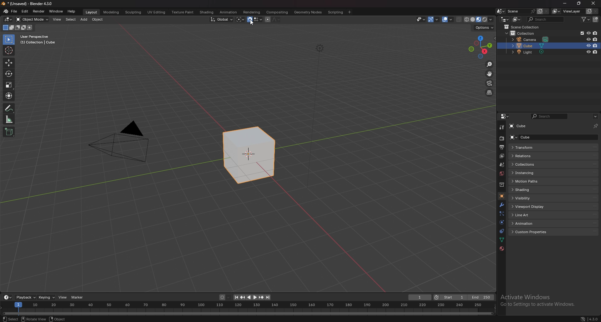 The width and height of the screenshot is (601, 322). I want to click on collection, so click(501, 184).